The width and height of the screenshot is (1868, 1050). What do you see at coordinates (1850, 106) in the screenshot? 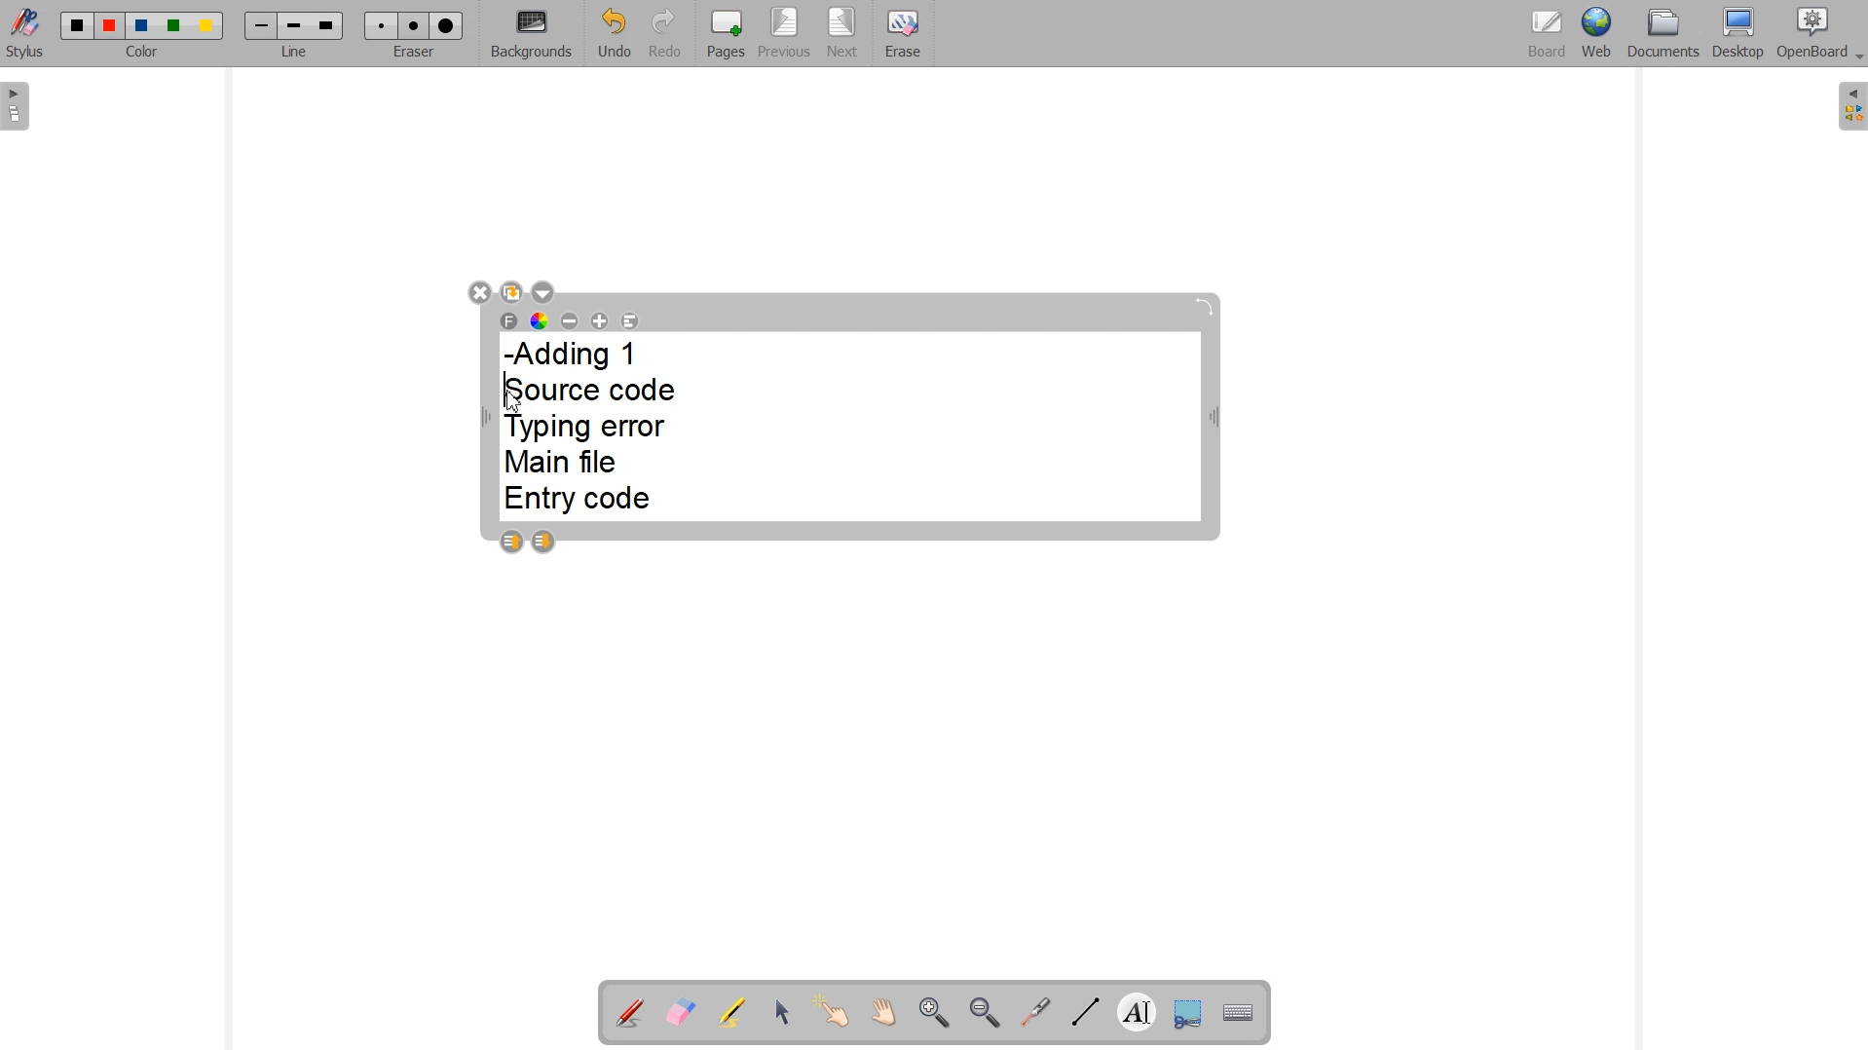
I see `The library (right panel)` at bounding box center [1850, 106].